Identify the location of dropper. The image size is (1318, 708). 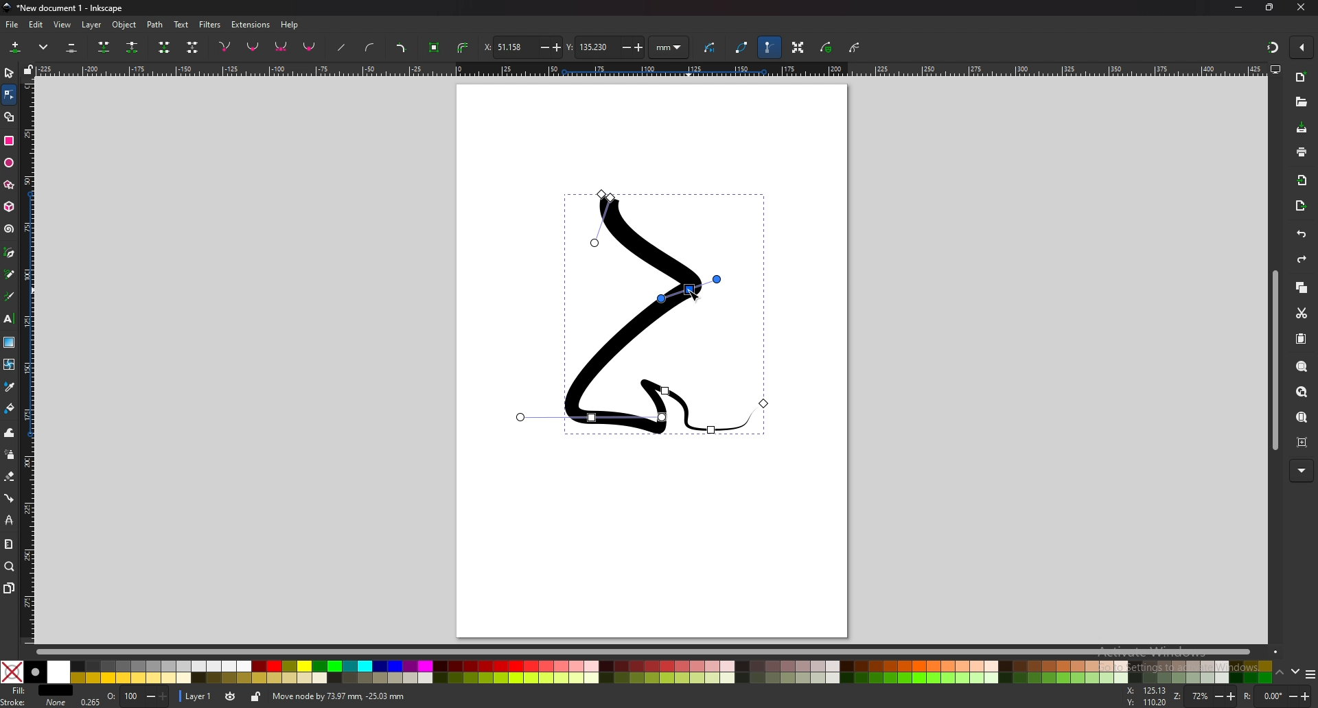
(10, 387).